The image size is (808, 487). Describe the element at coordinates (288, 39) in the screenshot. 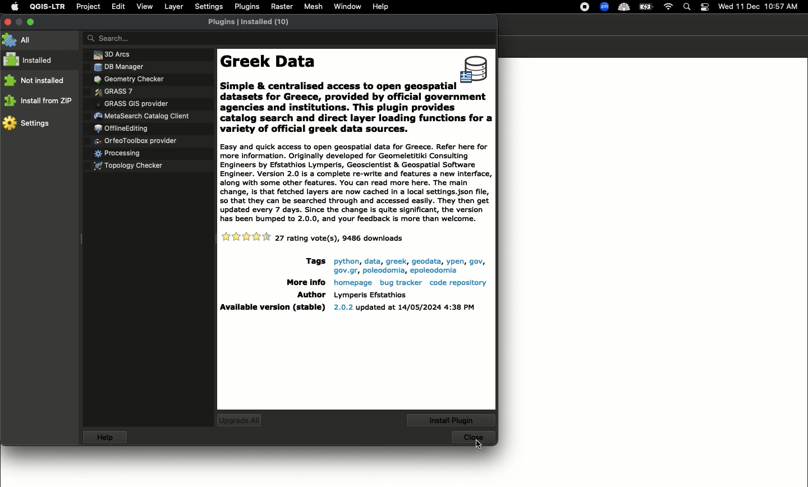

I see `Search` at that location.